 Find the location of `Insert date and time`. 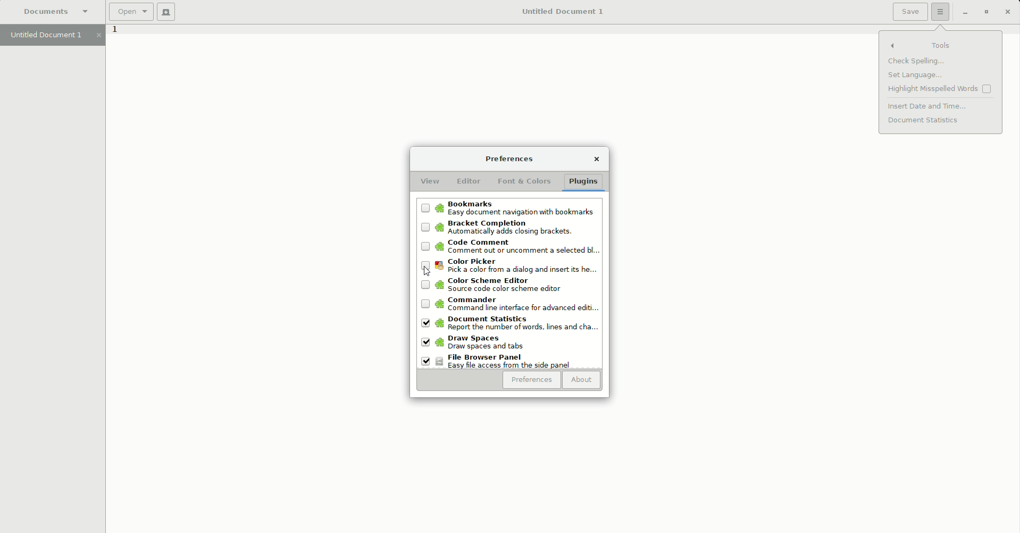

Insert date and time is located at coordinates (929, 106).